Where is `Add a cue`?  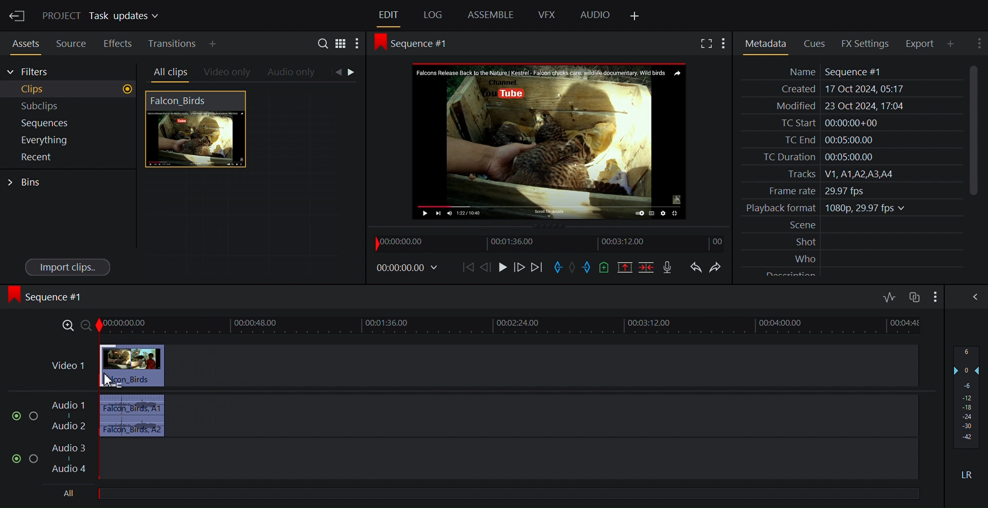
Add a cue is located at coordinates (606, 267).